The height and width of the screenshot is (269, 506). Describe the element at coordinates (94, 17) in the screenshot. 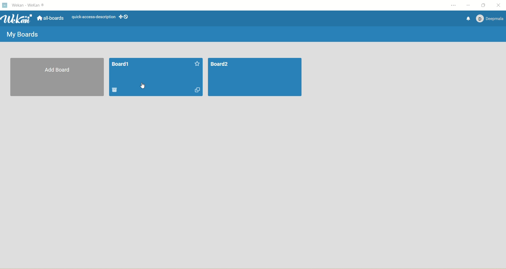

I see `text` at that location.